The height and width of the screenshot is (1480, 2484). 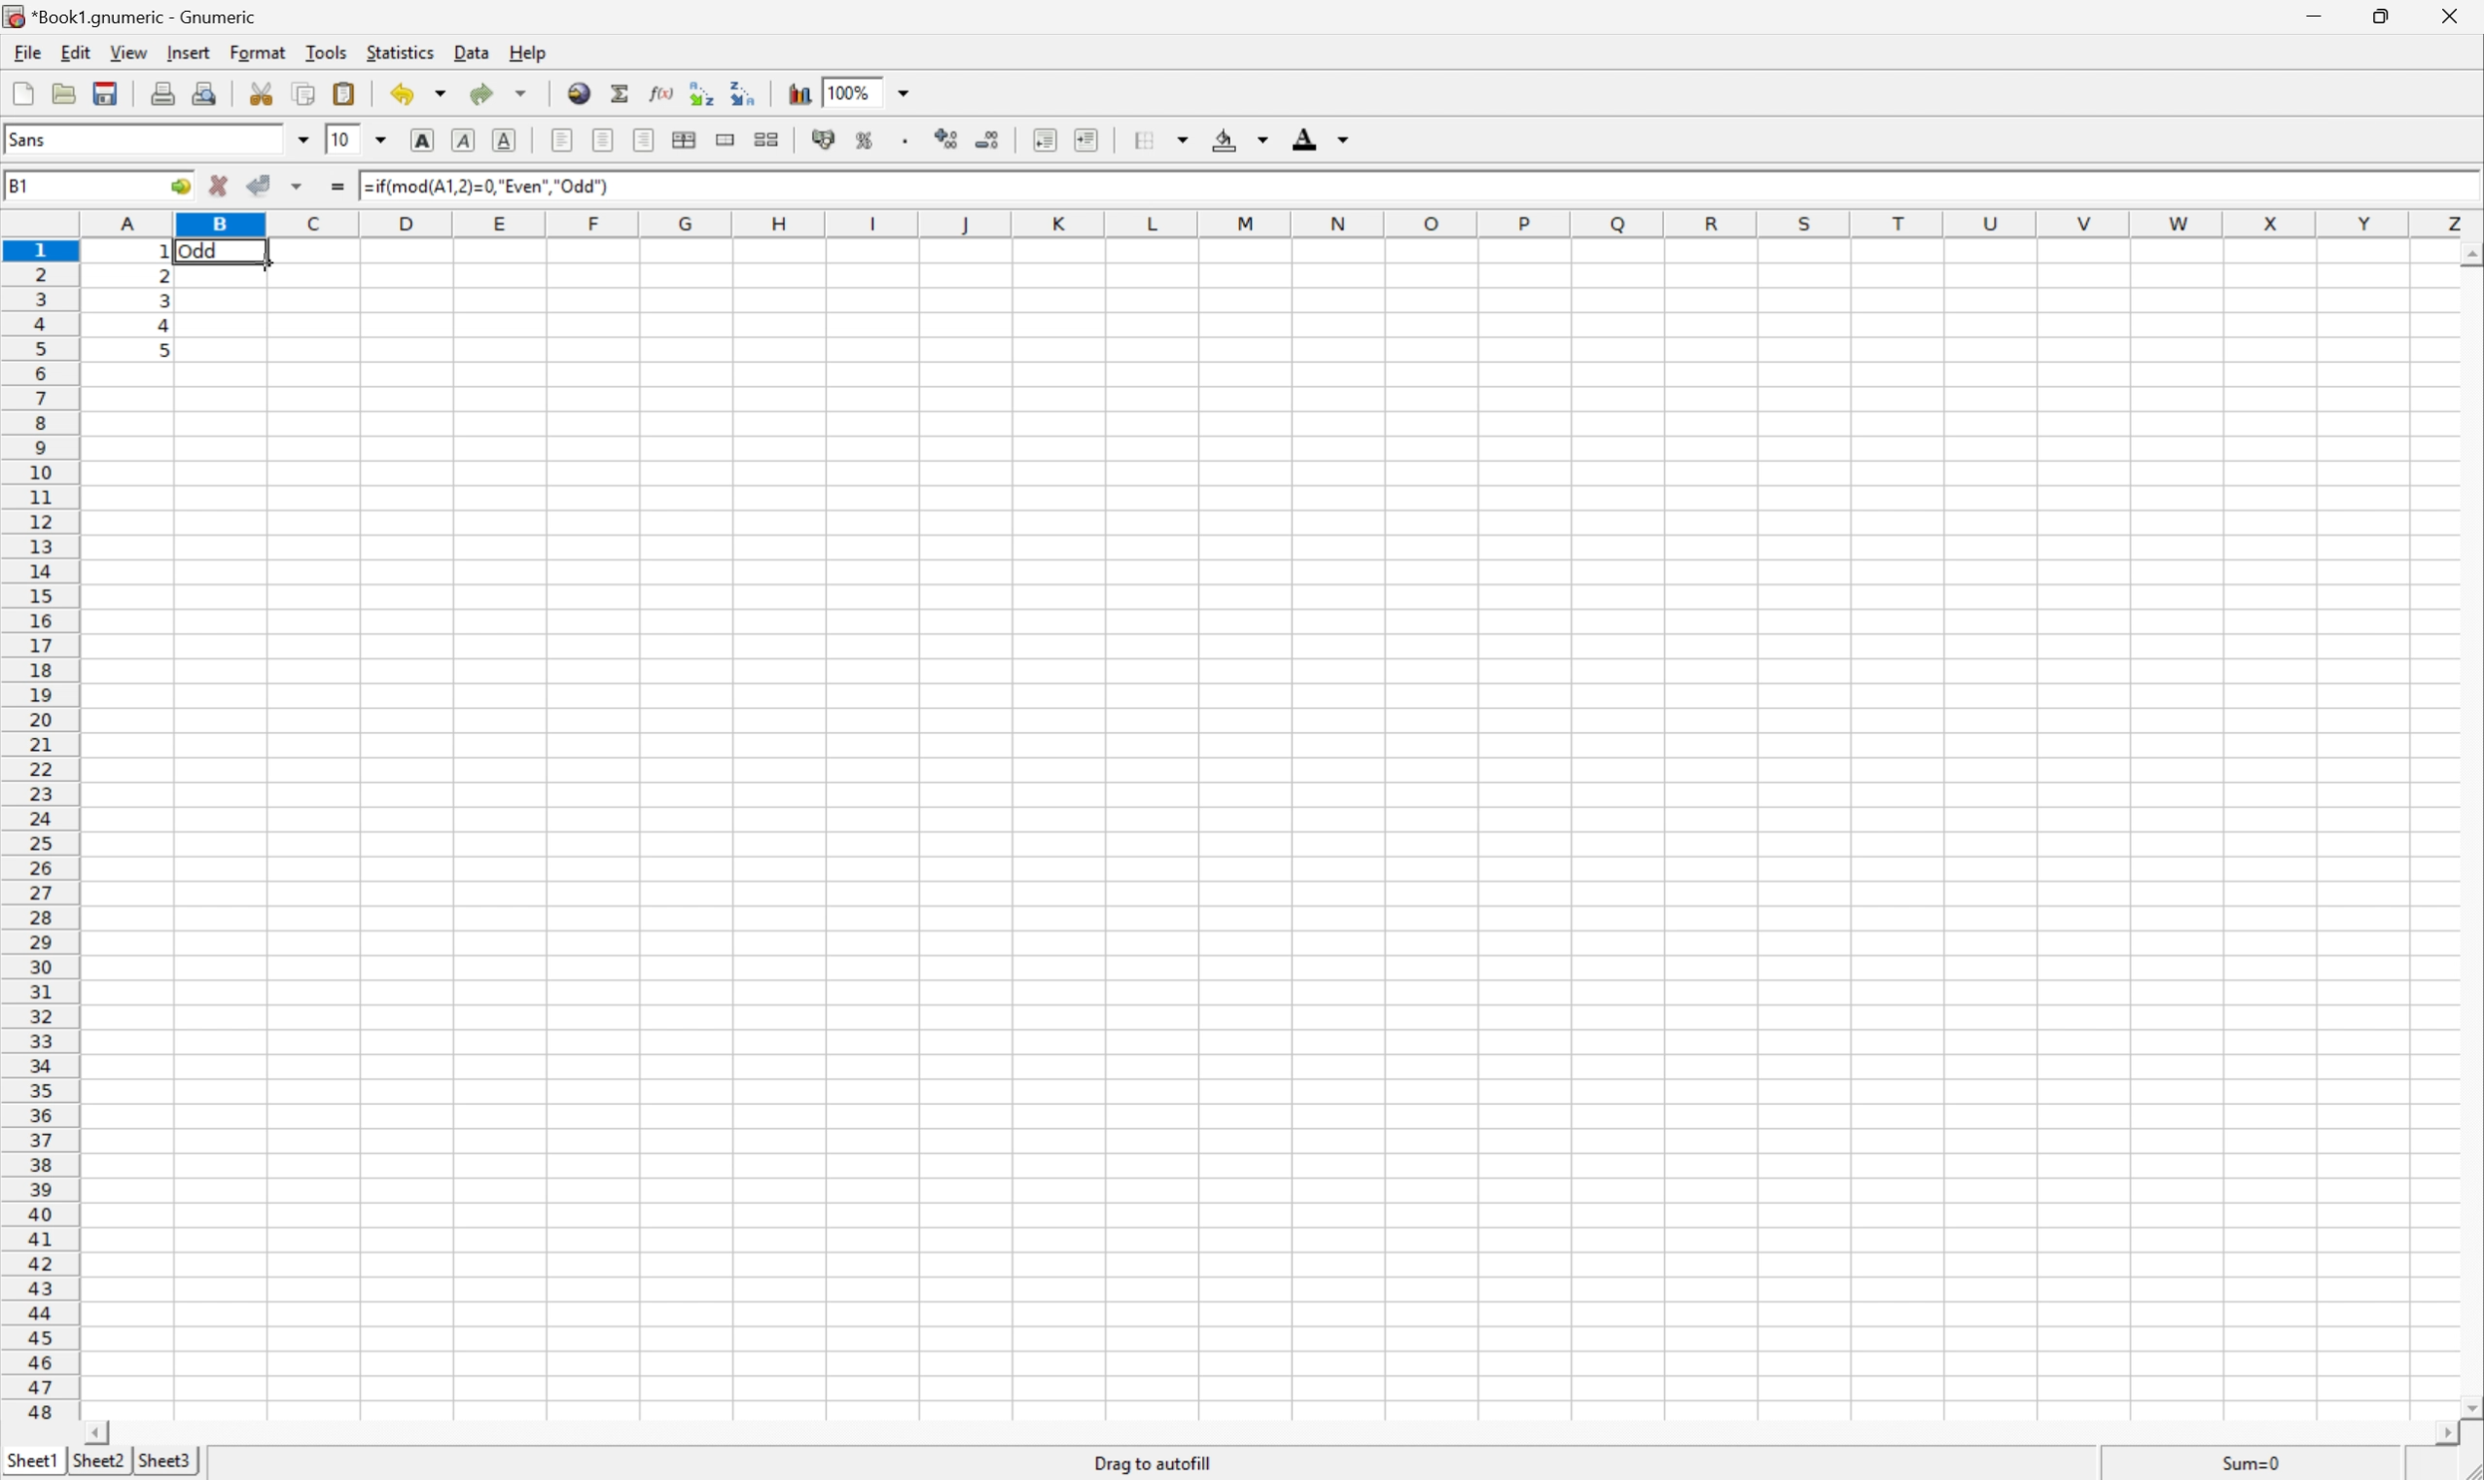 What do you see at coordinates (104, 1430) in the screenshot?
I see `Scroll Left` at bounding box center [104, 1430].